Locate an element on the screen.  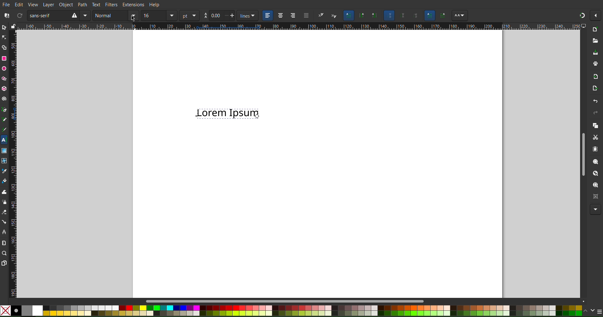
Mirror Vertically is located at coordinates (86, 16).